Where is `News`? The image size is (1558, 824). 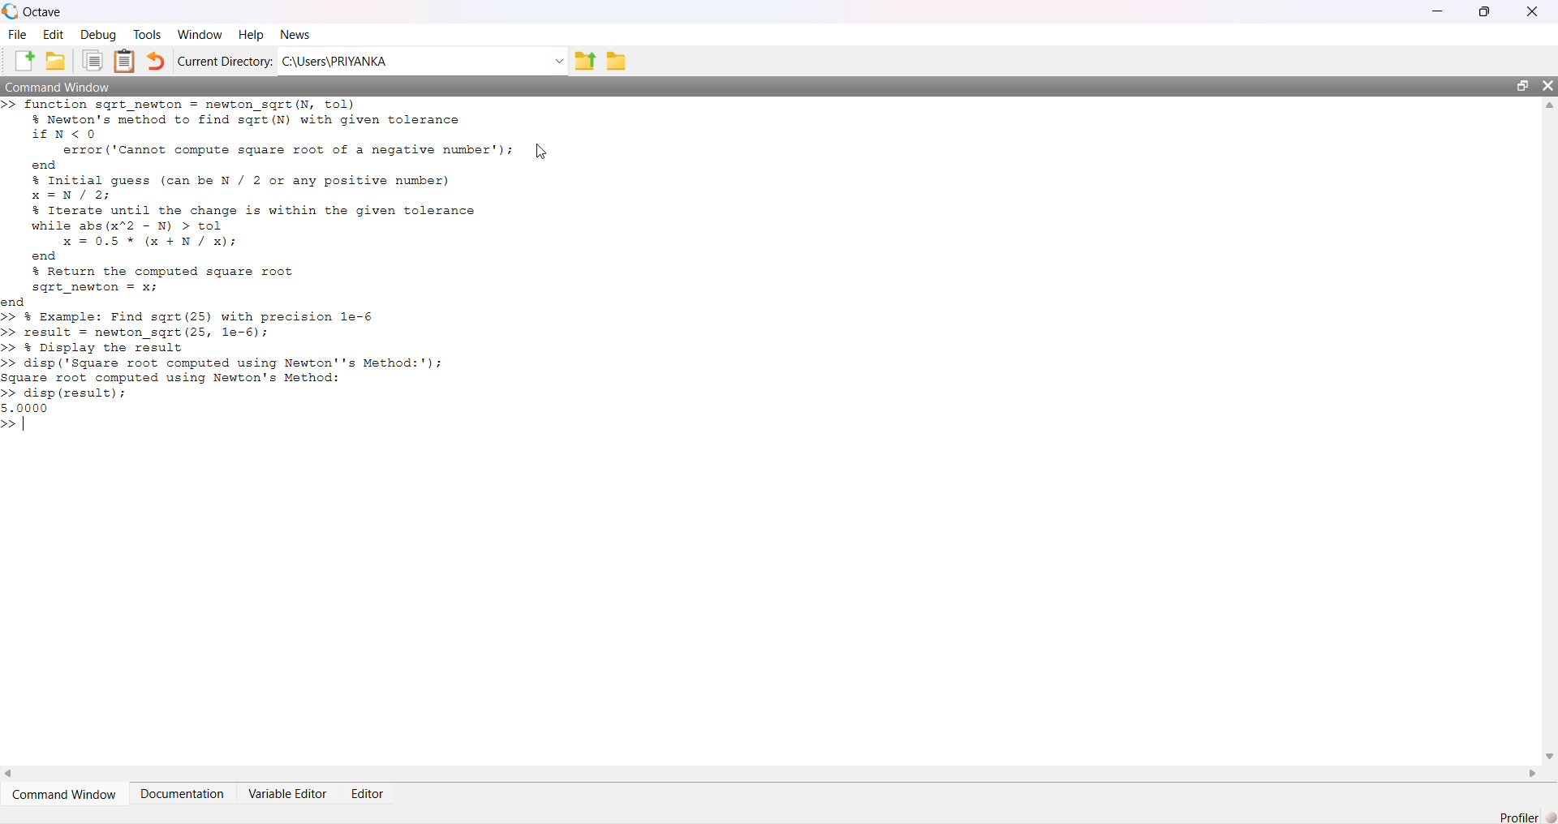 News is located at coordinates (296, 36).